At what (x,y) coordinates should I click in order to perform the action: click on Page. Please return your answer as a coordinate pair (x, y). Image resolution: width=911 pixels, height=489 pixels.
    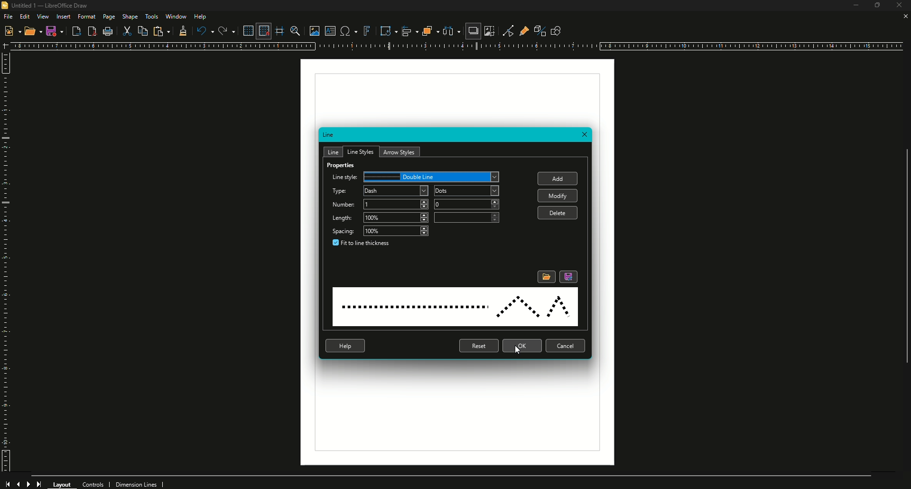
    Looking at the image, I should click on (108, 18).